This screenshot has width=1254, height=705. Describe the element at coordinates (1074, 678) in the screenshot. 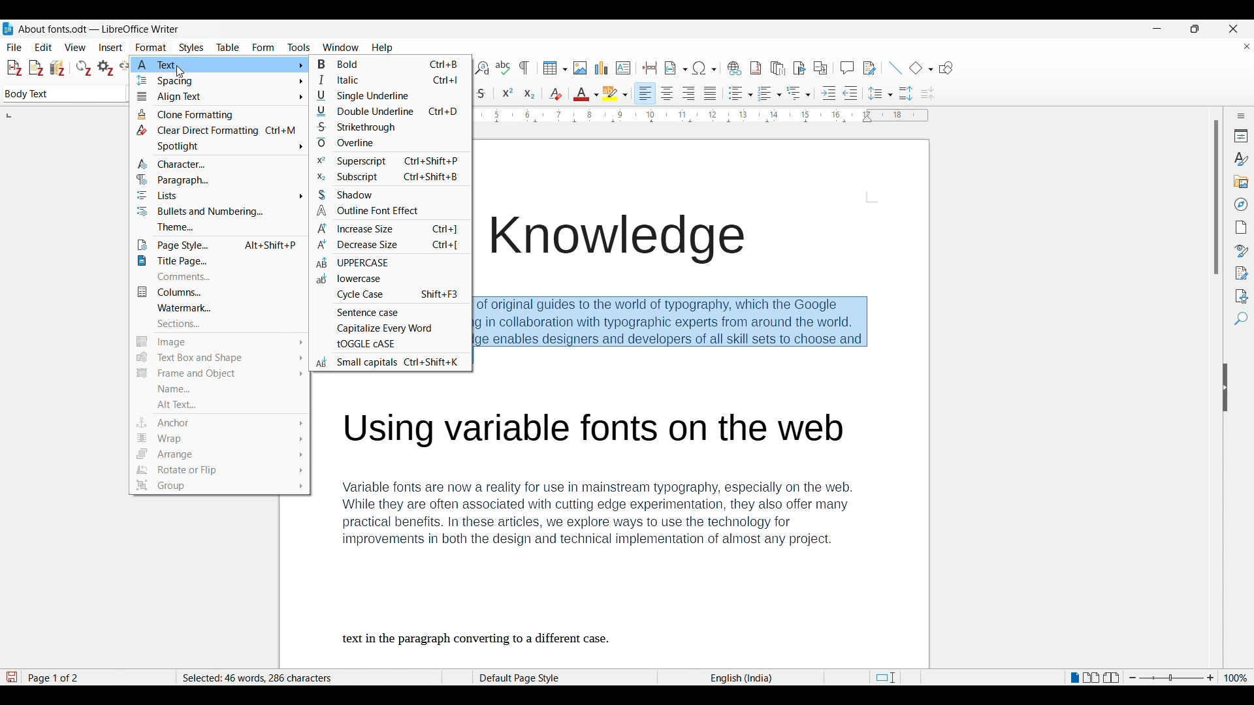

I see `Single page view` at that location.